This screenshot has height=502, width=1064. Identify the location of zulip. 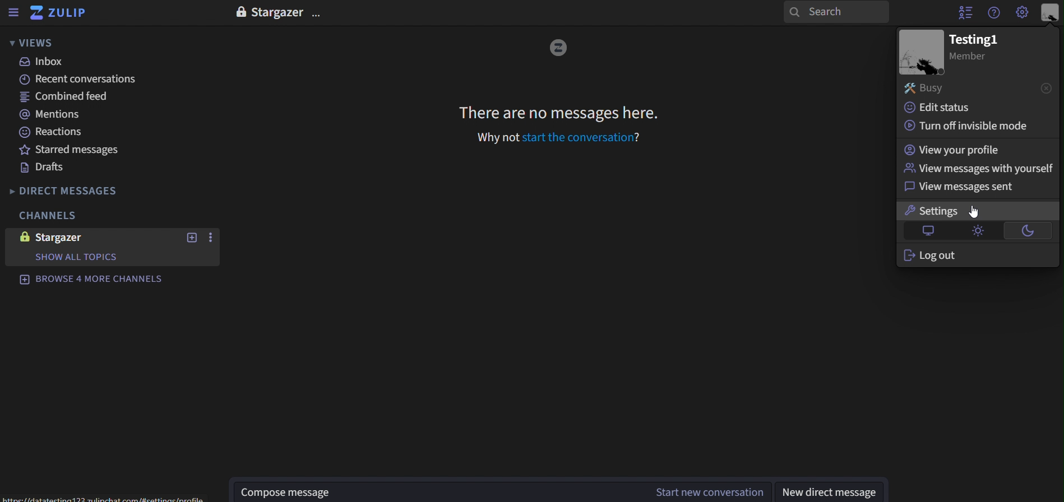
(63, 13).